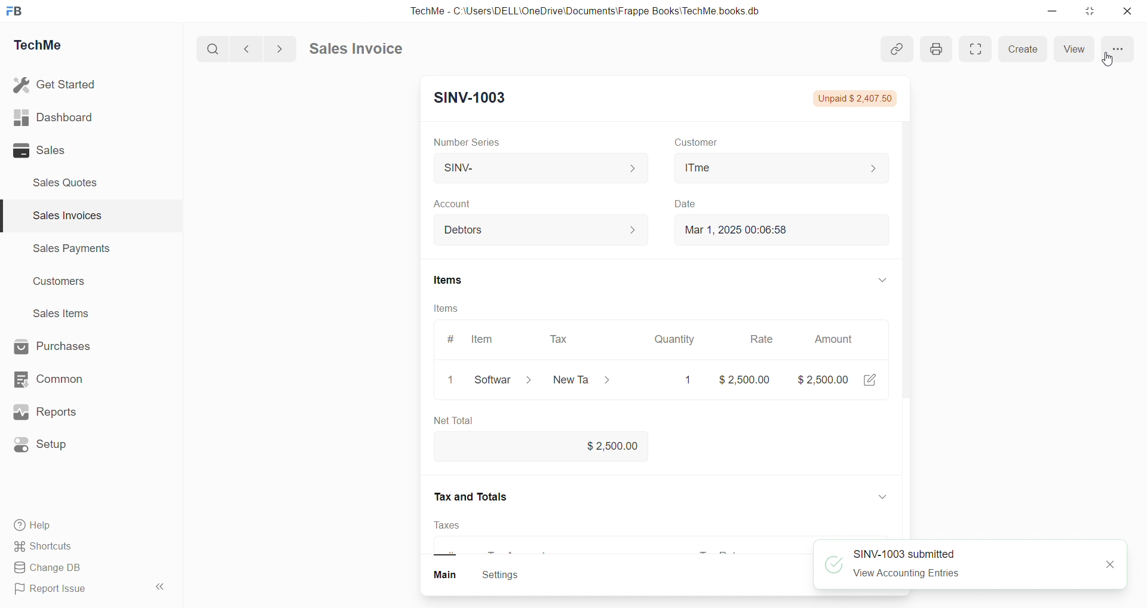  What do you see at coordinates (979, 52) in the screenshot?
I see `full width` at bounding box center [979, 52].